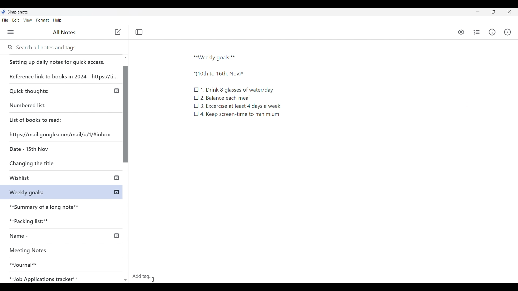 The width and height of the screenshot is (518, 291). Describe the element at coordinates (478, 12) in the screenshot. I see `Minimize` at that location.